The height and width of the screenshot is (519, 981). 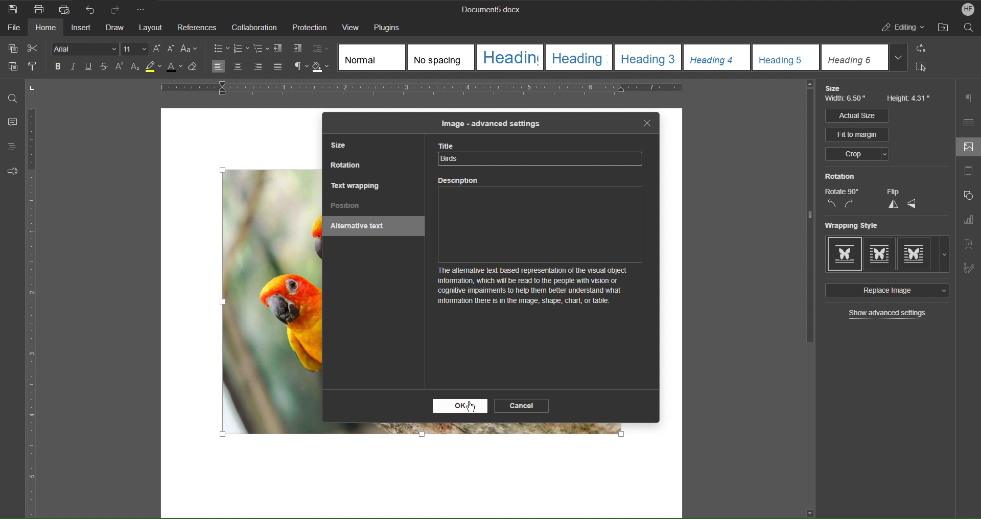 What do you see at coordinates (33, 314) in the screenshot?
I see `Vertical Ruler` at bounding box center [33, 314].